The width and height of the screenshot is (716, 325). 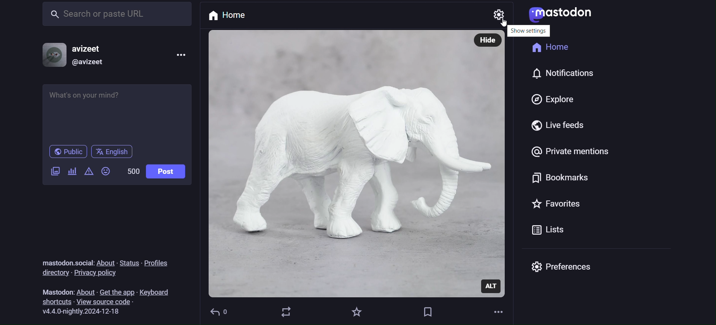 What do you see at coordinates (231, 15) in the screenshot?
I see `Home` at bounding box center [231, 15].